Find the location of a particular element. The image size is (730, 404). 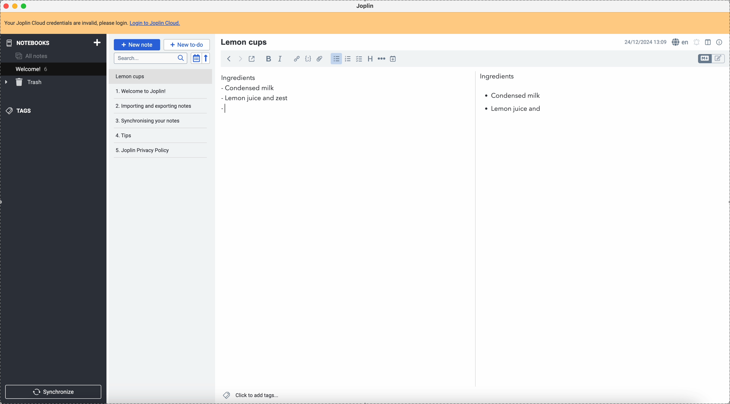

toggle edit layout is located at coordinates (719, 59).